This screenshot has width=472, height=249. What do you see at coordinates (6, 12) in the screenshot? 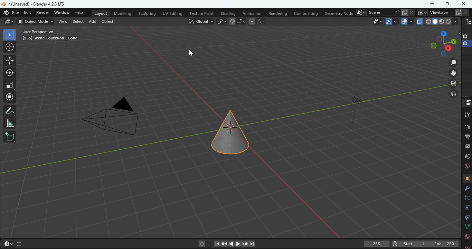
I see `Blender icon` at bounding box center [6, 12].